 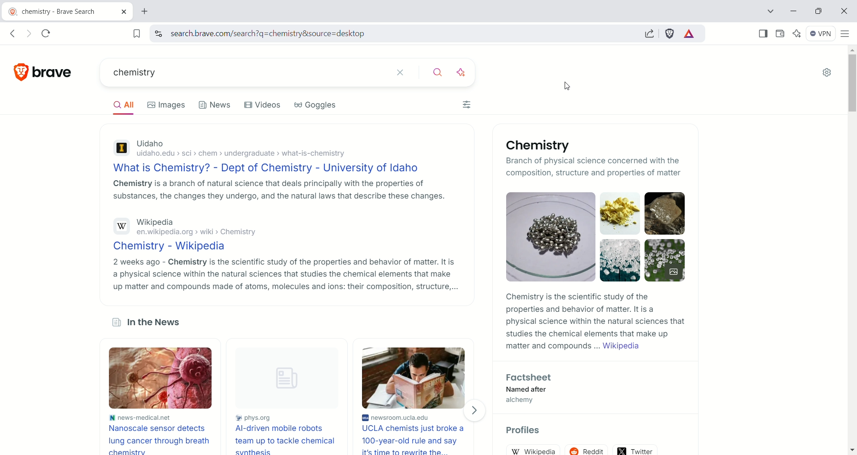 I want to click on click to go forward, hold to see history, so click(x=28, y=33).